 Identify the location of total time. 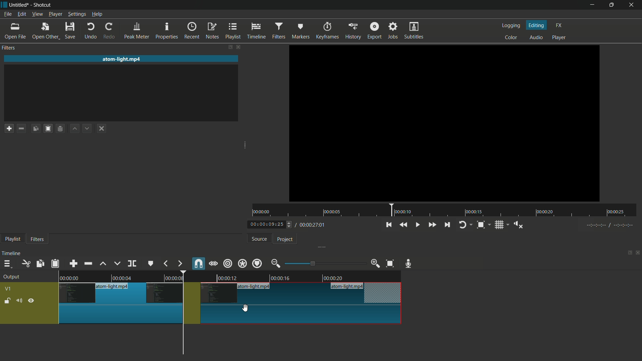
(312, 225).